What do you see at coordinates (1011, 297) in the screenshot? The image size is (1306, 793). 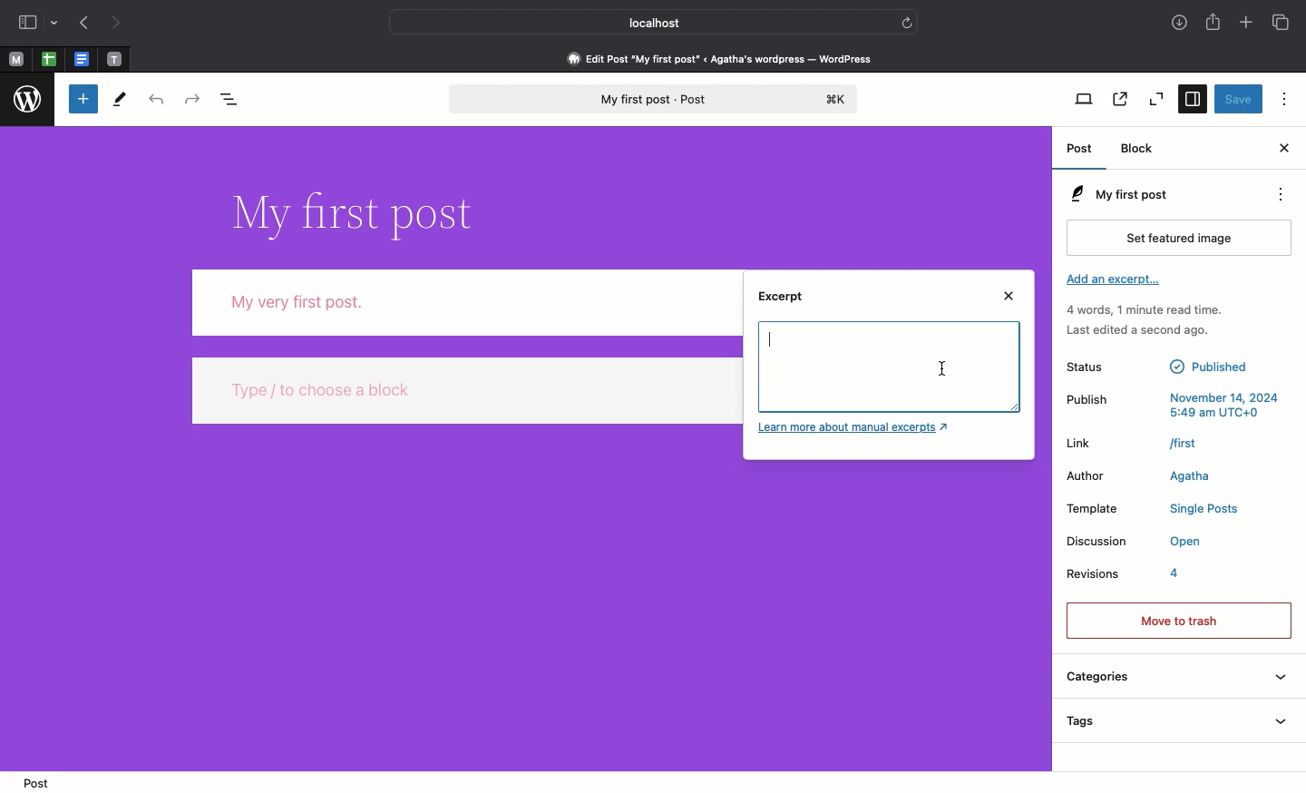 I see `Close` at bounding box center [1011, 297].